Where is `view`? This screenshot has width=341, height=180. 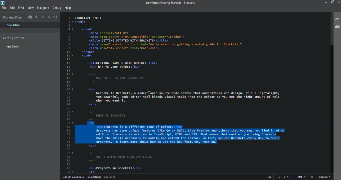
view is located at coordinates (31, 7).